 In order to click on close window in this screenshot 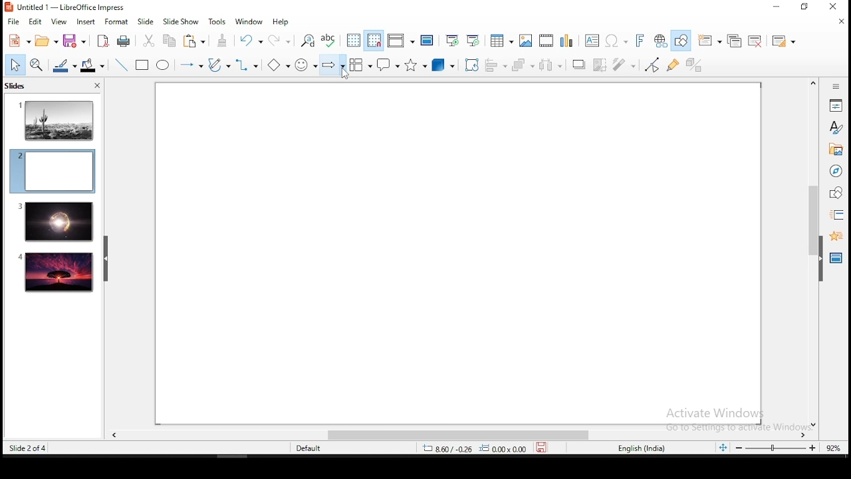, I will do `click(836, 7)`.